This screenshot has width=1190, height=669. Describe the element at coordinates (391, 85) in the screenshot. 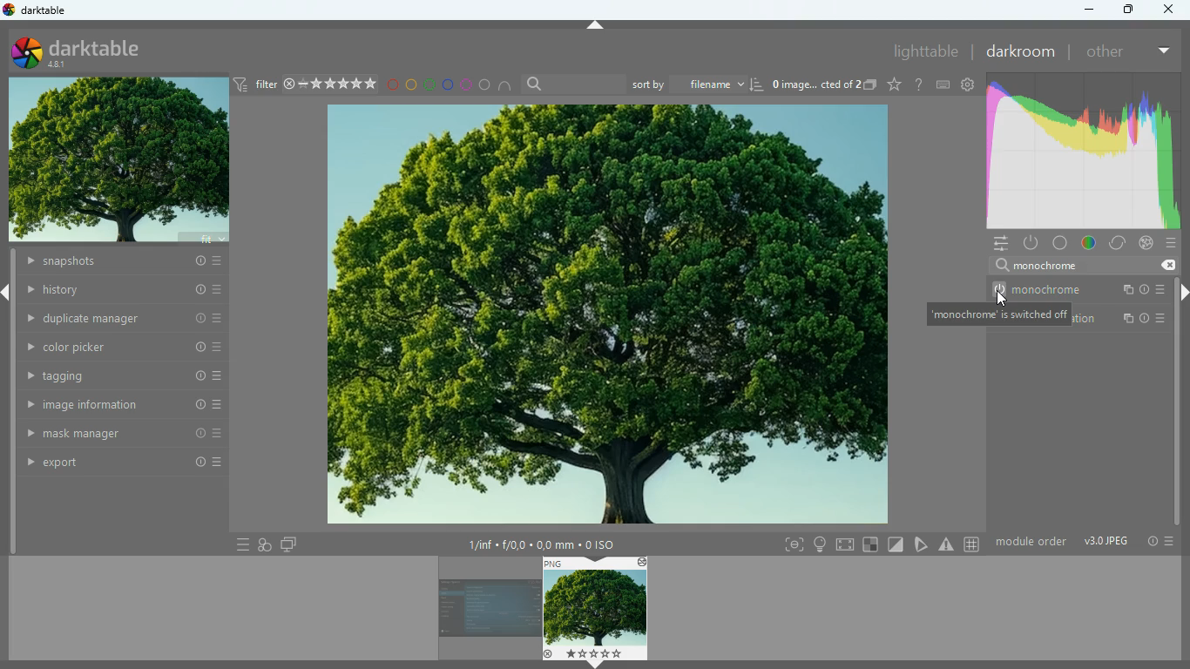

I see `red` at that location.